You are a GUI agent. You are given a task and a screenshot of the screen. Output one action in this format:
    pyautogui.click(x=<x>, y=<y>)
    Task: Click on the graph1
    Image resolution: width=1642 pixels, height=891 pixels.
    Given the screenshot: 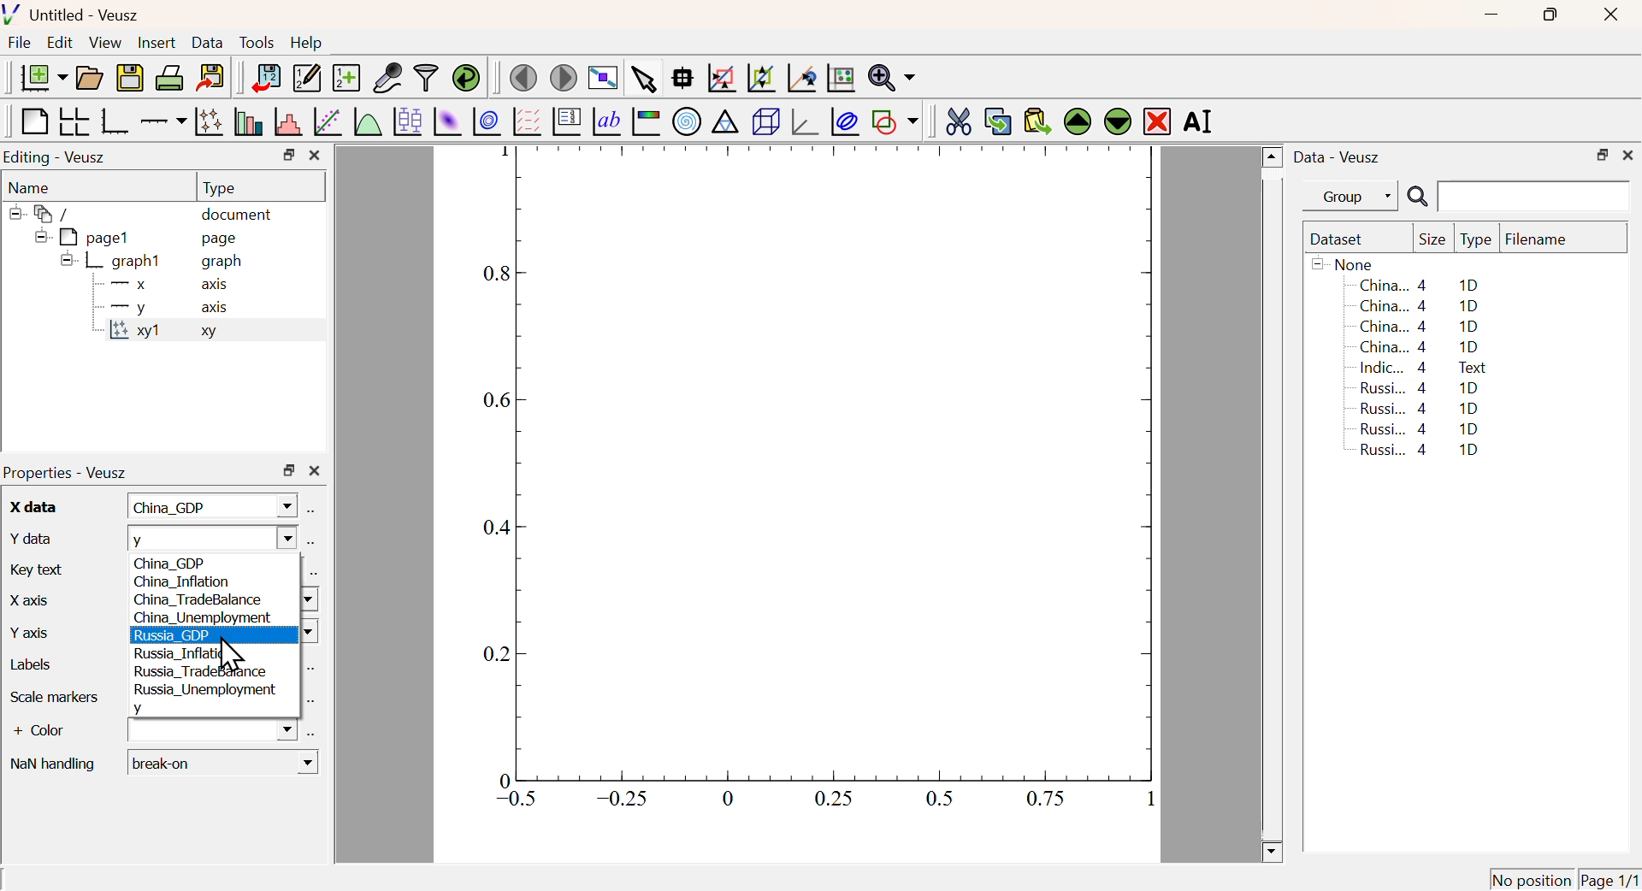 What is the action you would take?
    pyautogui.click(x=113, y=260)
    